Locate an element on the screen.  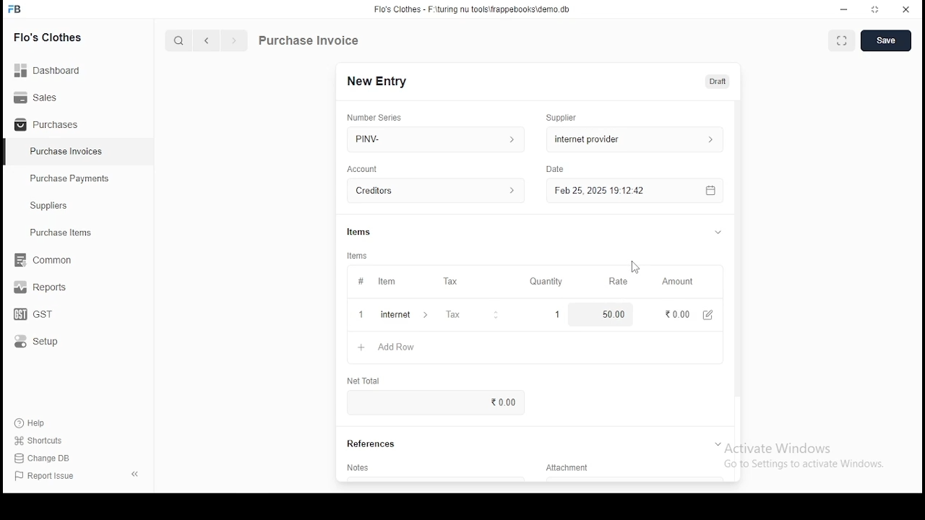
draft is located at coordinates (718, 81).